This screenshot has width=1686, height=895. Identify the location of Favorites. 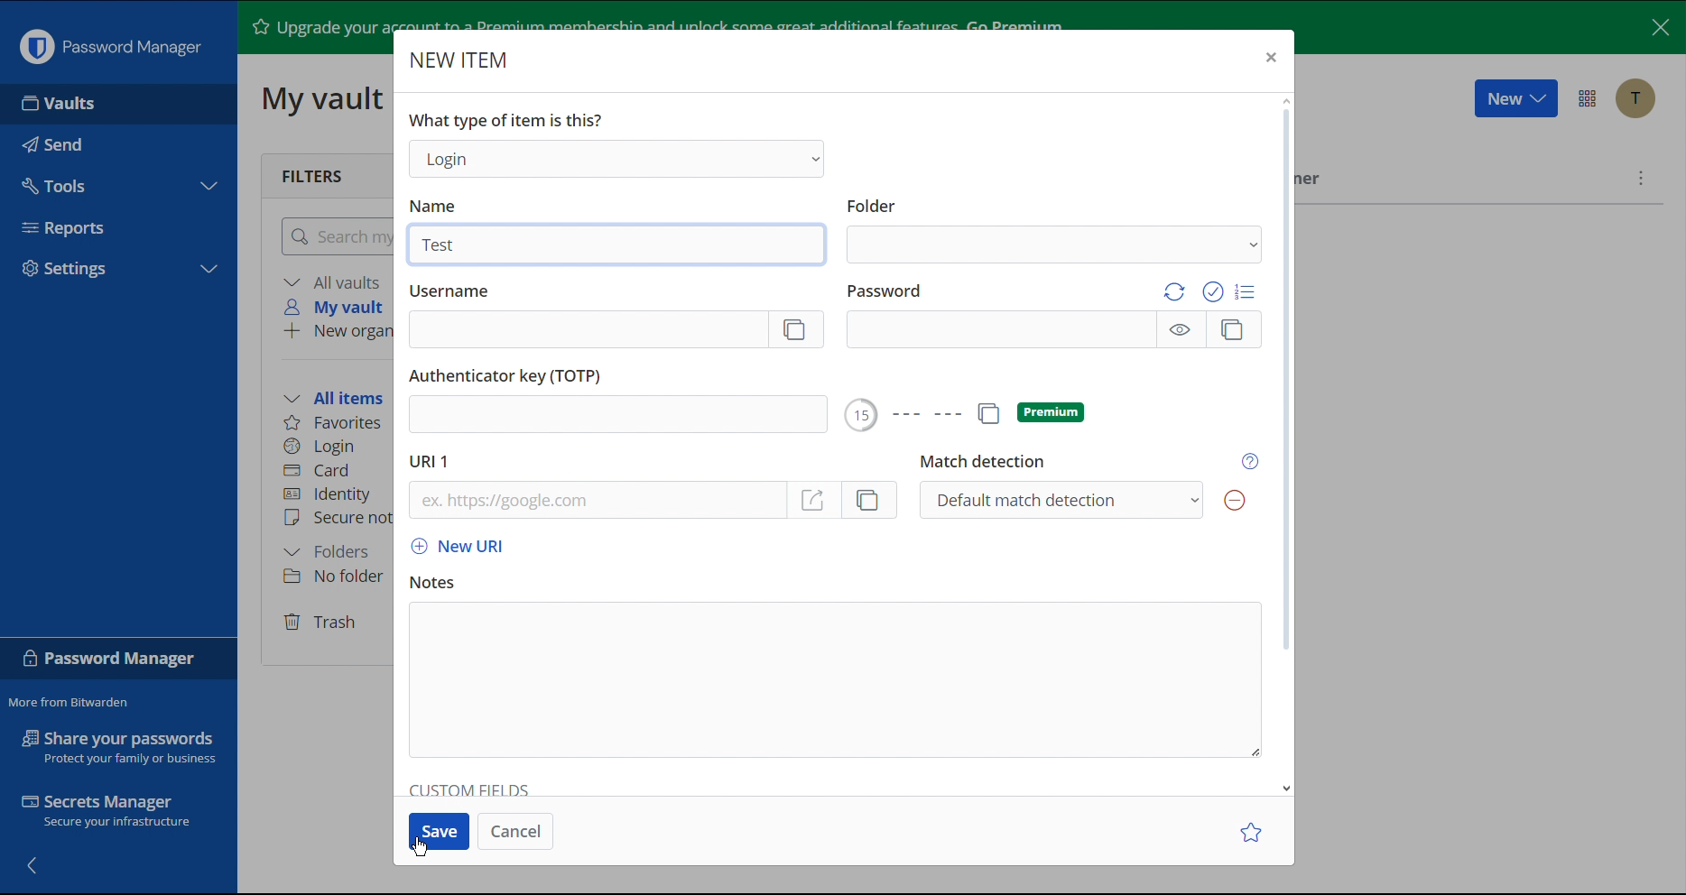
(332, 425).